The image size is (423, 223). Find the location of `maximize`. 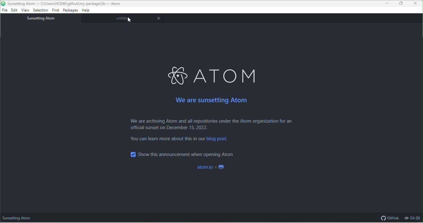

maximize is located at coordinates (401, 4).